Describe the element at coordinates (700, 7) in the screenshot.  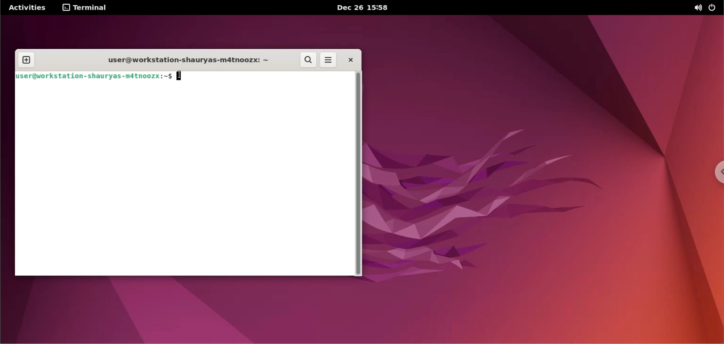
I see `sound options` at that location.